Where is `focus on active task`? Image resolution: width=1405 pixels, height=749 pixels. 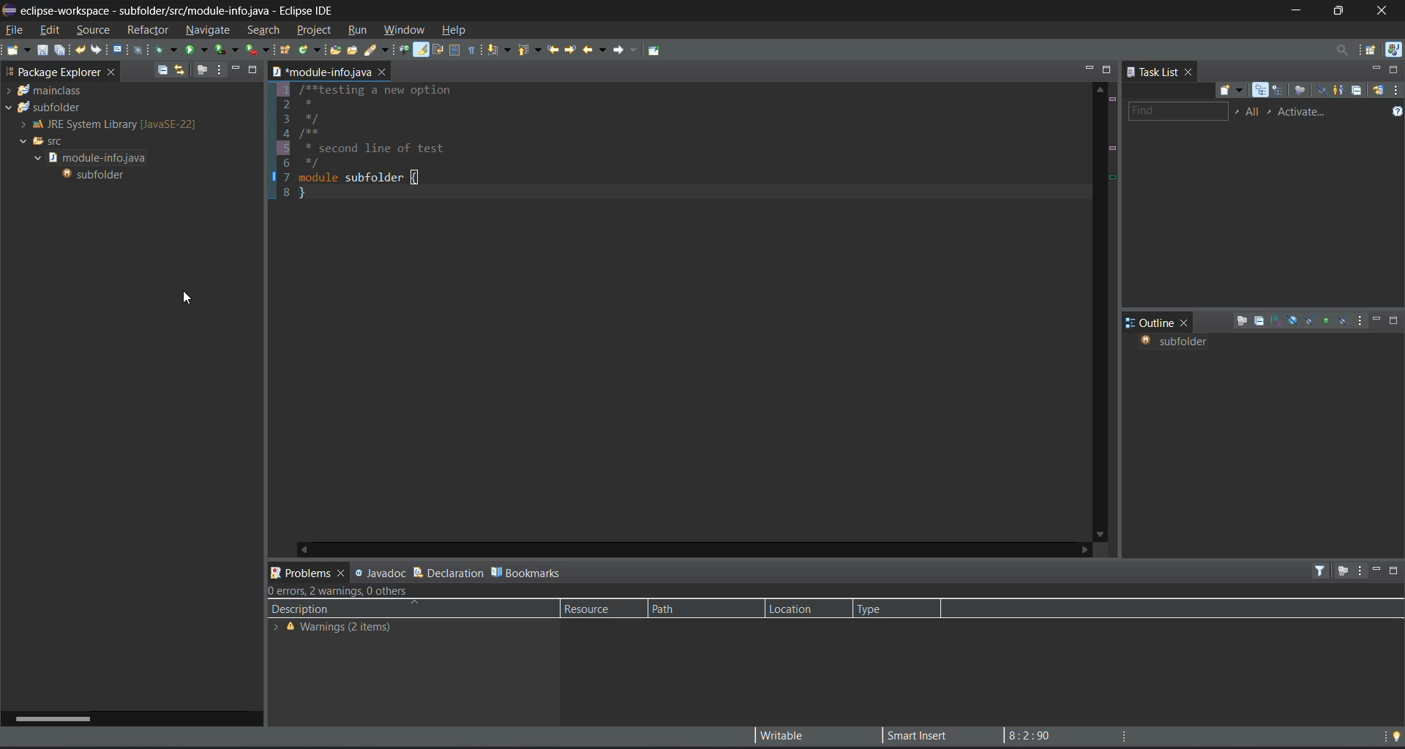
focus on active task is located at coordinates (1341, 572).